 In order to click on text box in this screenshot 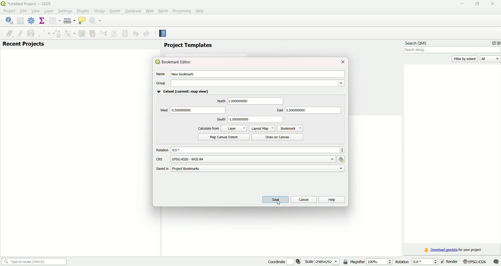, I will do `click(253, 159)`.